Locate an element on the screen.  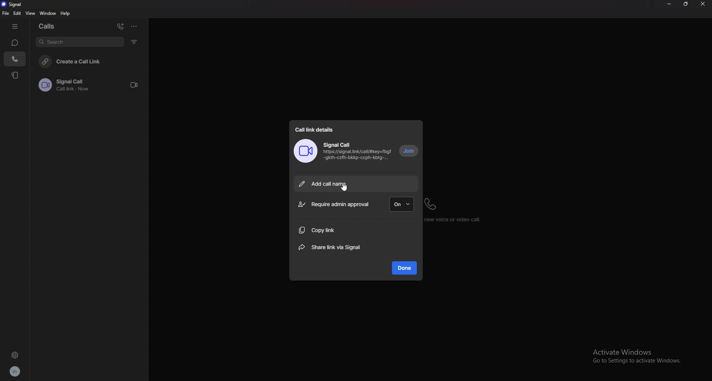
file is located at coordinates (6, 13).